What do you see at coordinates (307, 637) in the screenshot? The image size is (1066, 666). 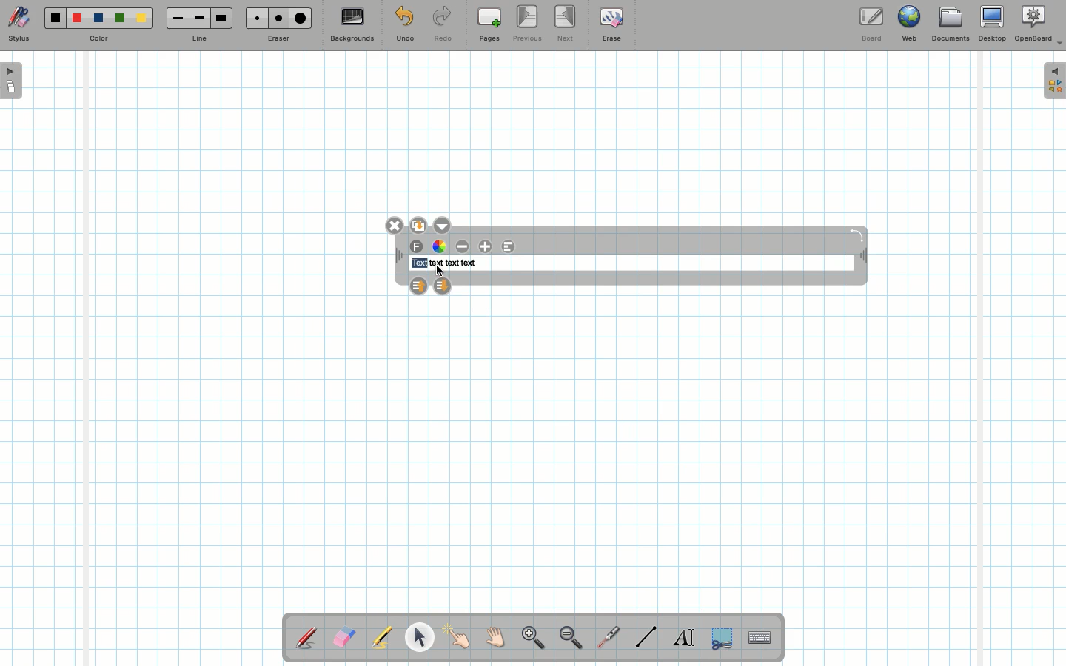 I see `Stylus` at bounding box center [307, 637].